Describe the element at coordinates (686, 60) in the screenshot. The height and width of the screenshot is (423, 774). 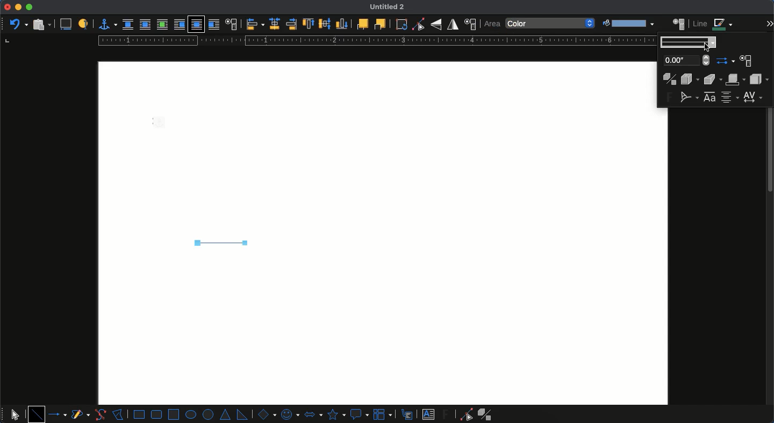
I see `thickness` at that location.